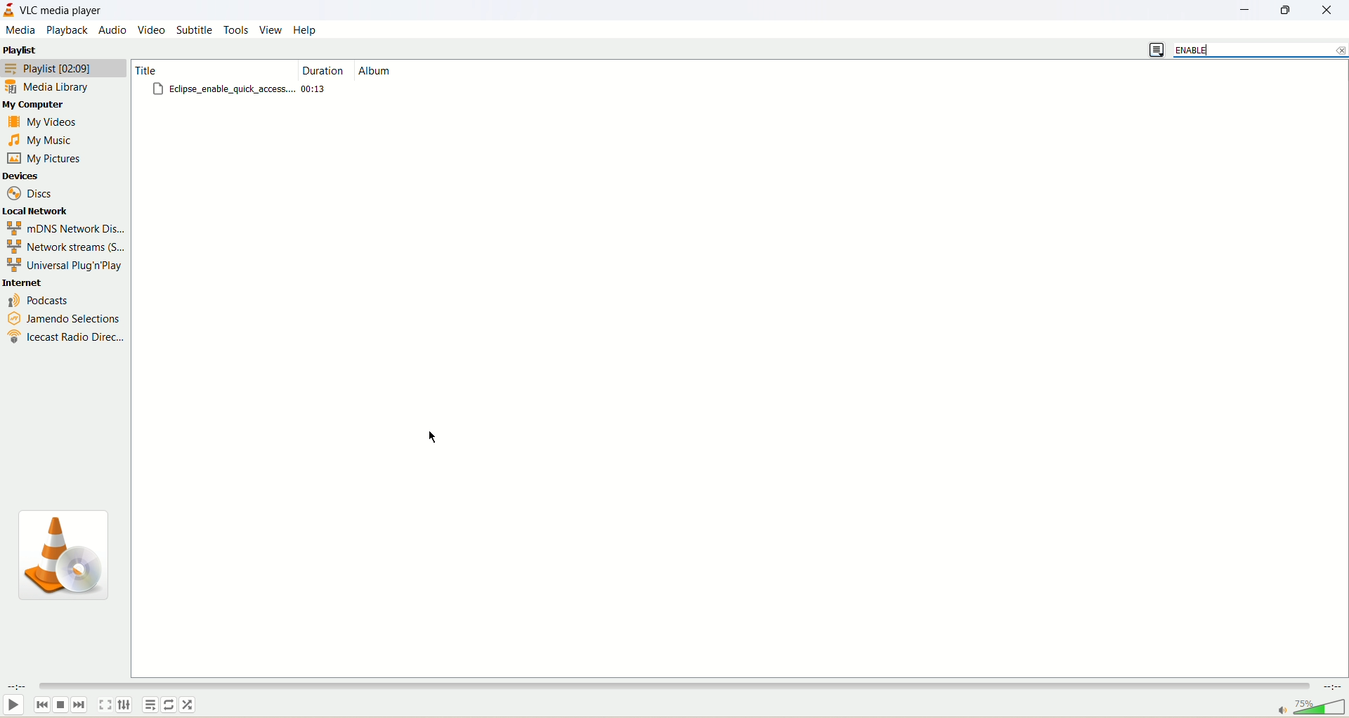 Image resolution: width=1349 pixels, height=718 pixels. I want to click on play, so click(16, 705).